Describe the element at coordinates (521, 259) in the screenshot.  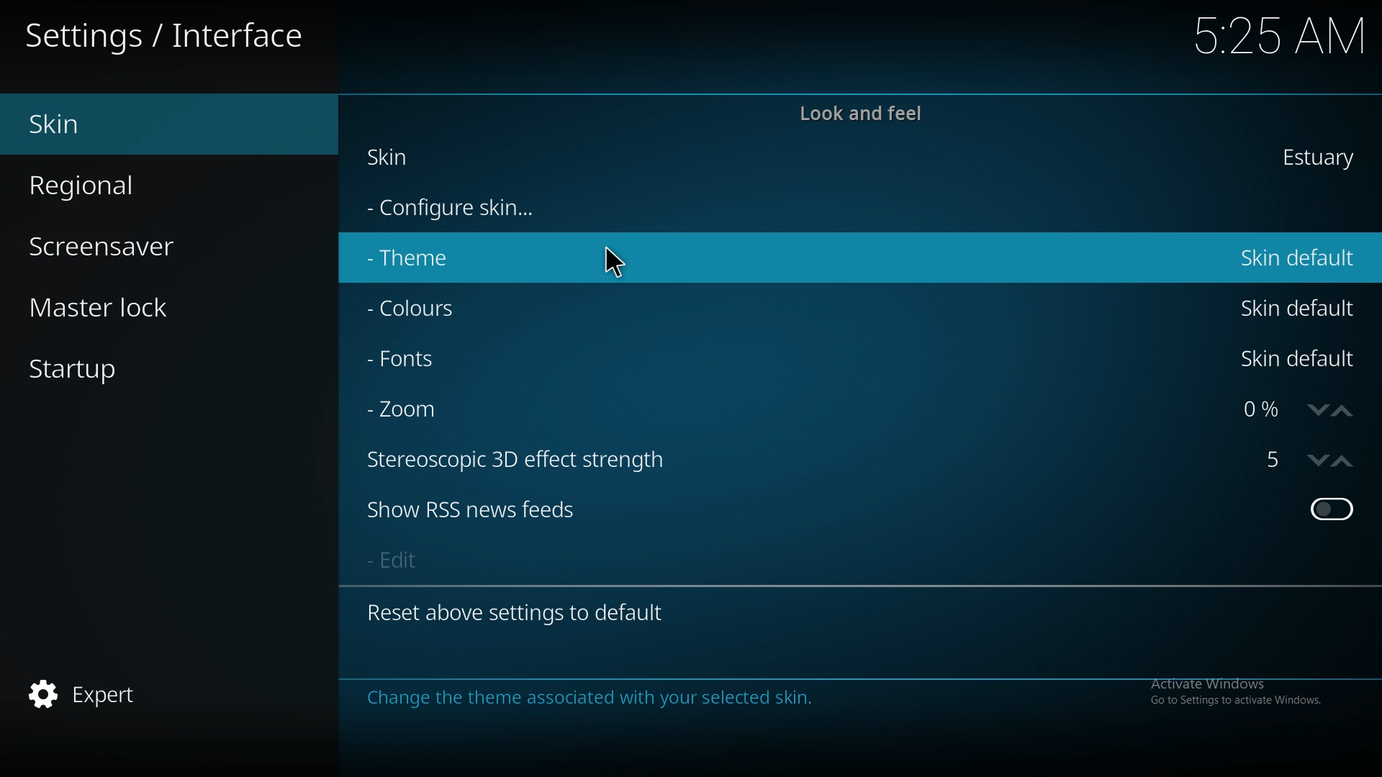
I see `theme` at that location.